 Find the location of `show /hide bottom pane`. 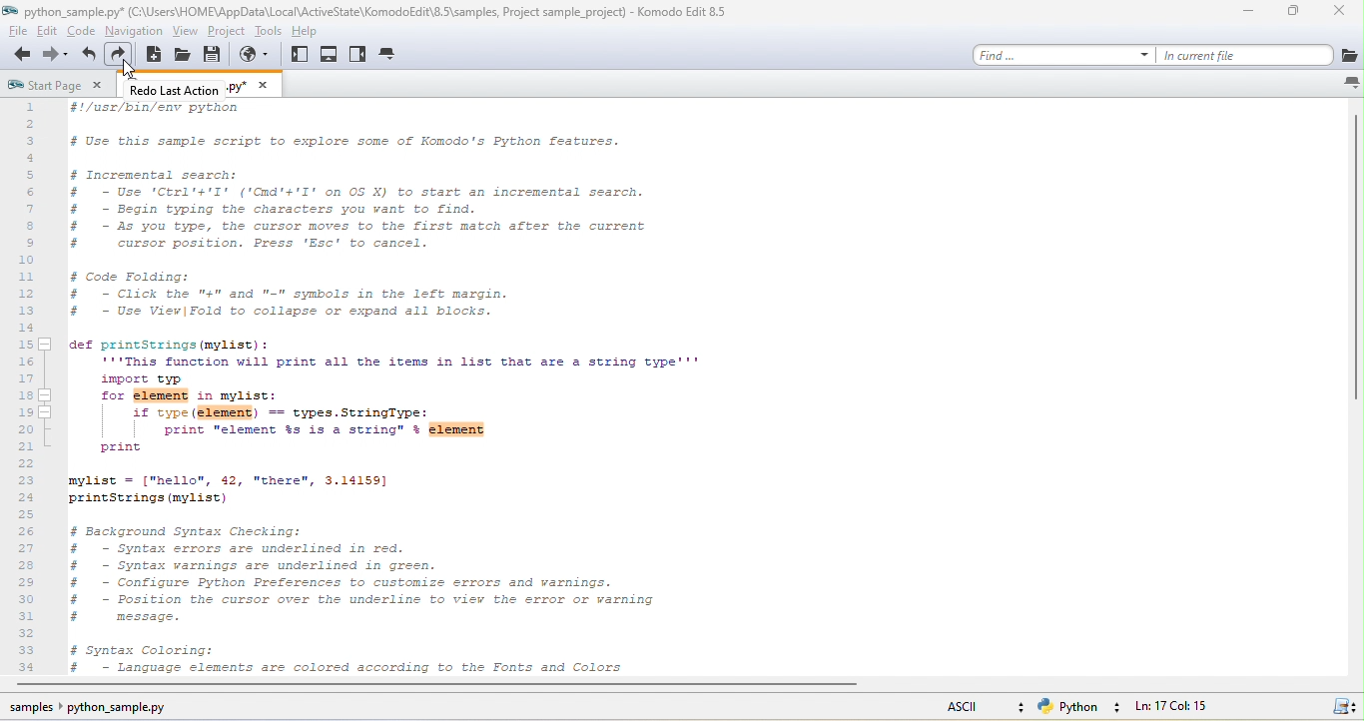

show /hide bottom pane is located at coordinates (332, 55).